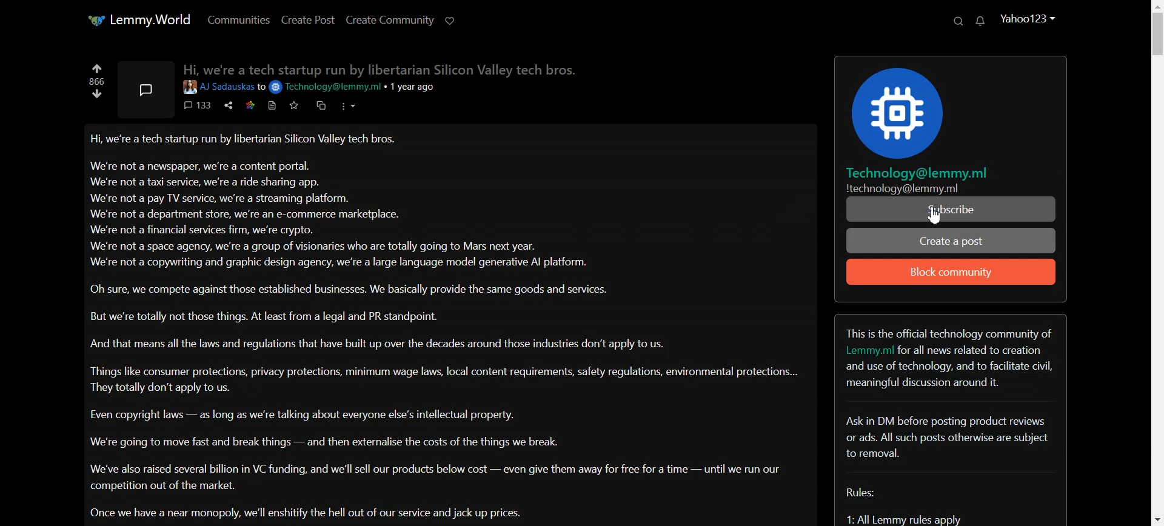 Image resolution: width=1164 pixels, height=526 pixels. I want to click on Save, so click(293, 105).